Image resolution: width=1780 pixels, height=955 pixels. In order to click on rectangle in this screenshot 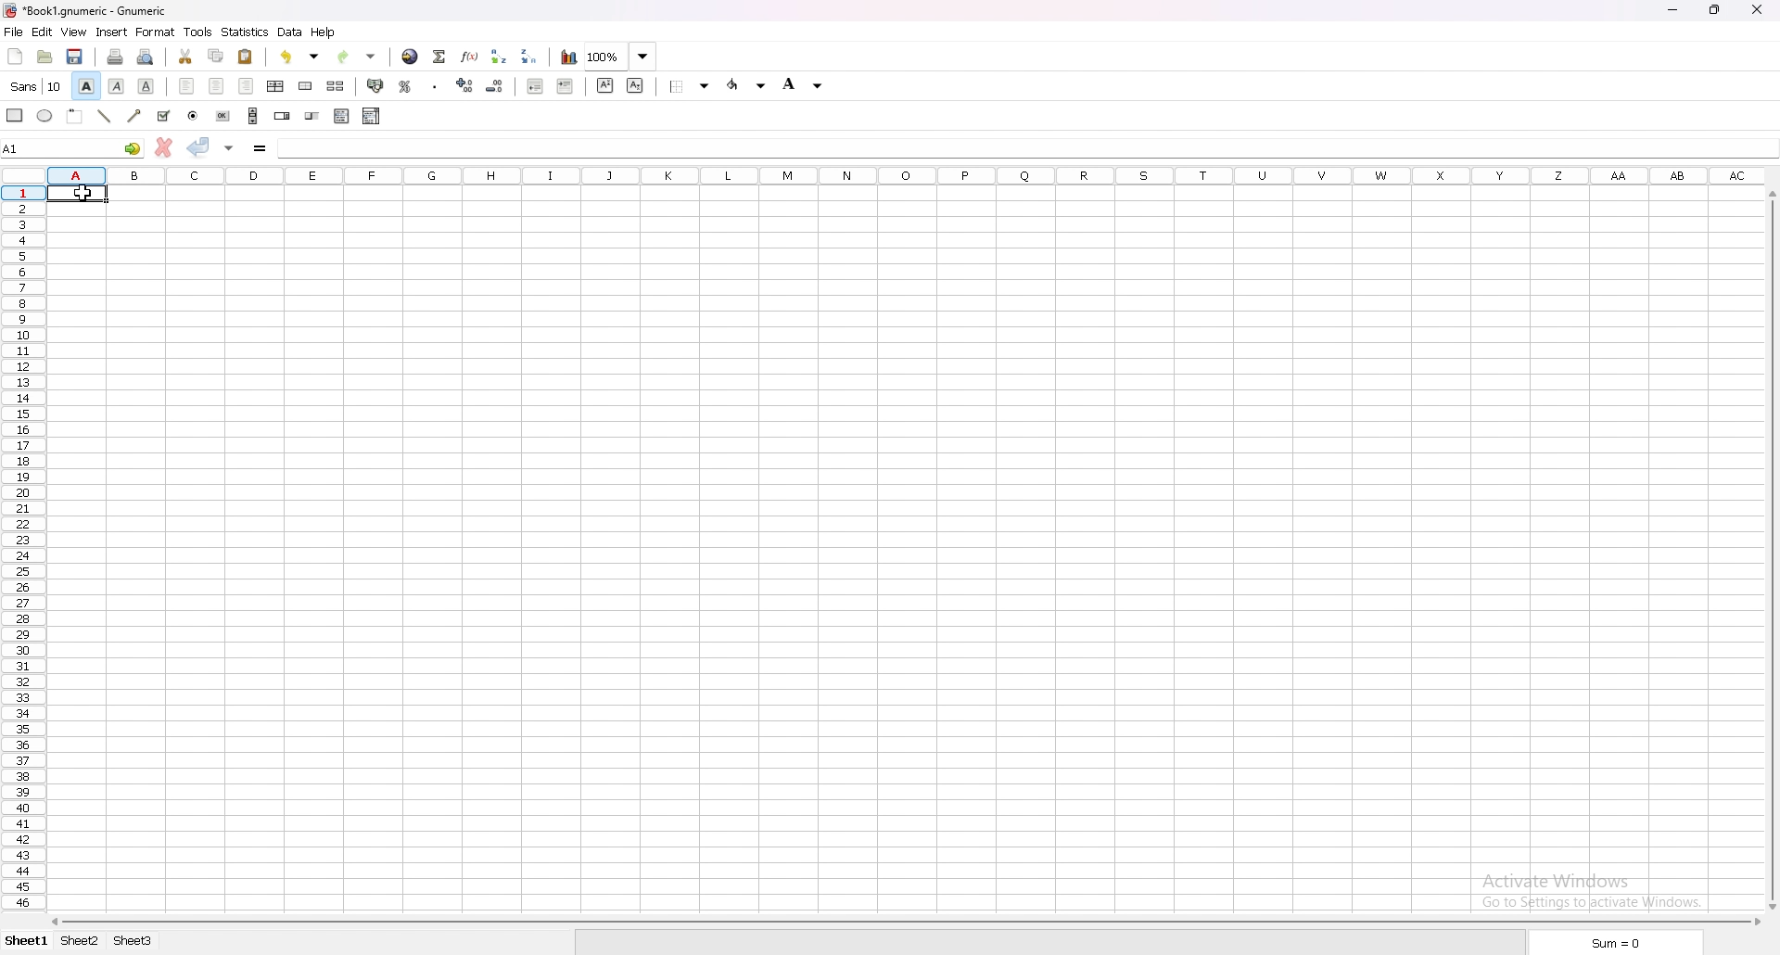, I will do `click(16, 115)`.